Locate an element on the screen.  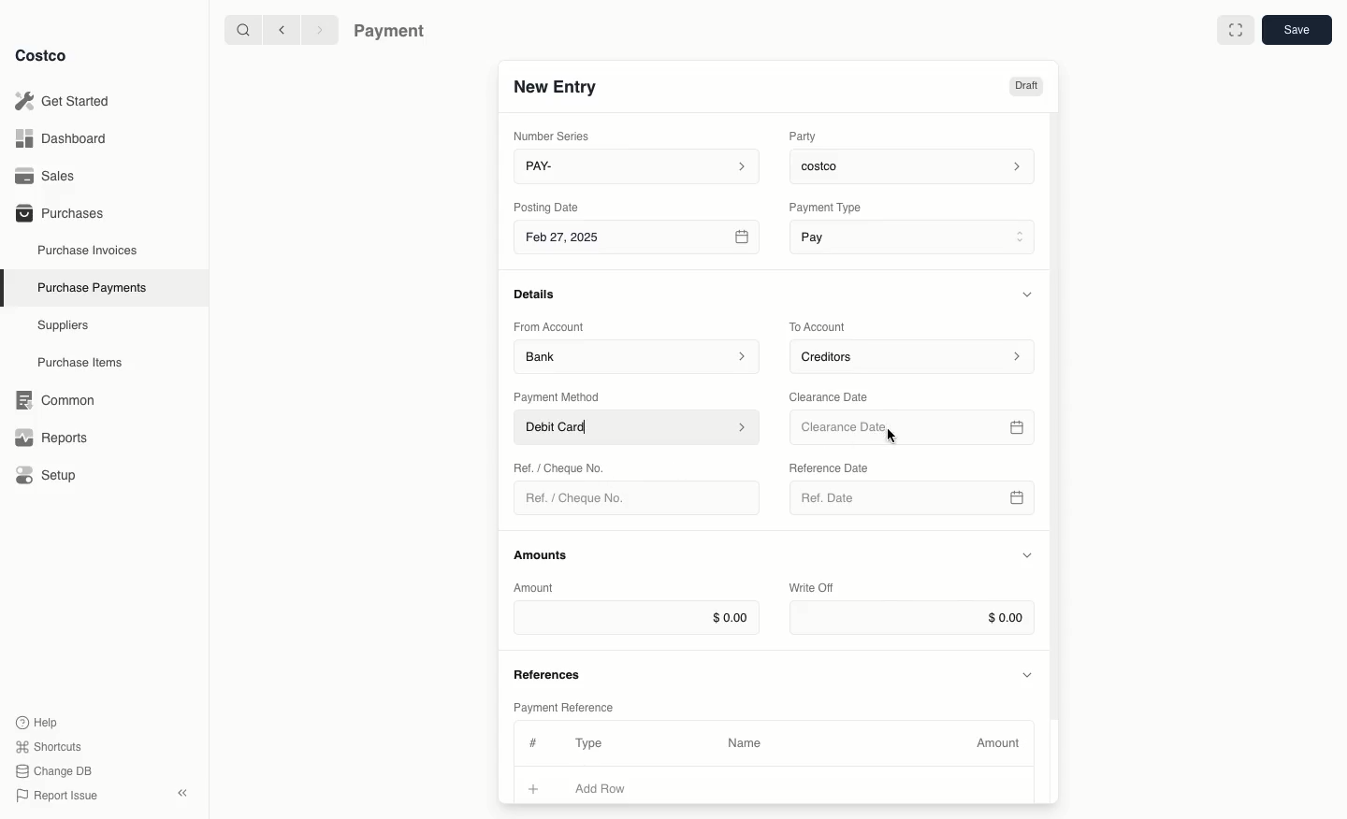
Help is located at coordinates (36, 721).